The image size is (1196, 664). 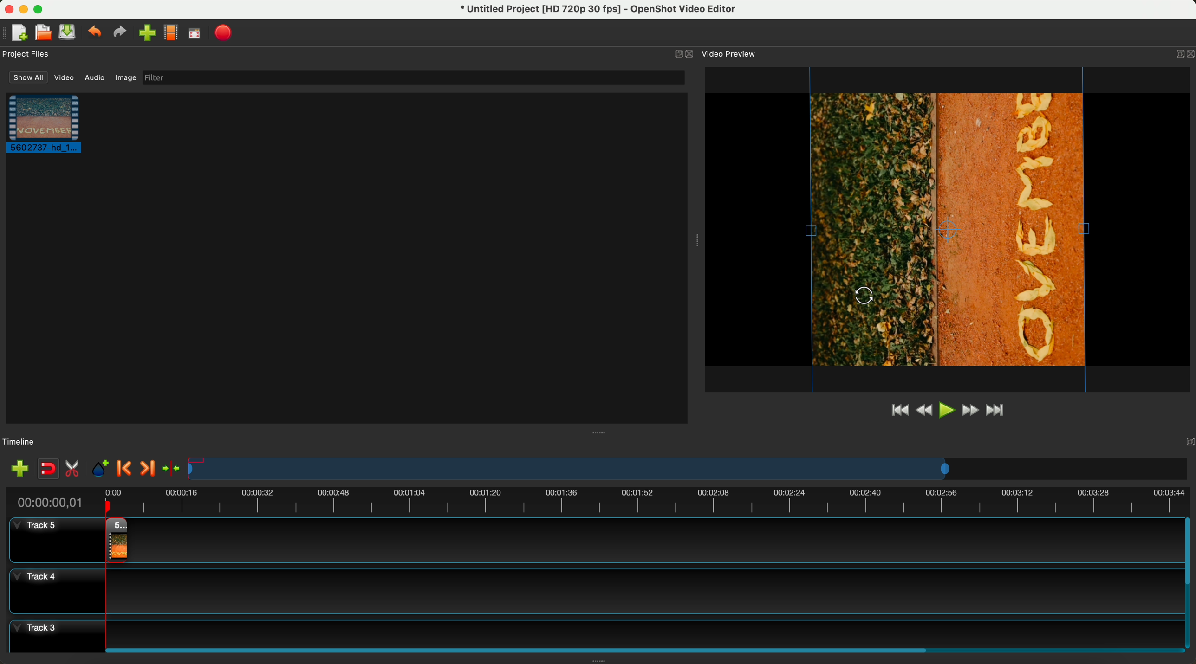 I want to click on center the timeline on the playhead, so click(x=177, y=469).